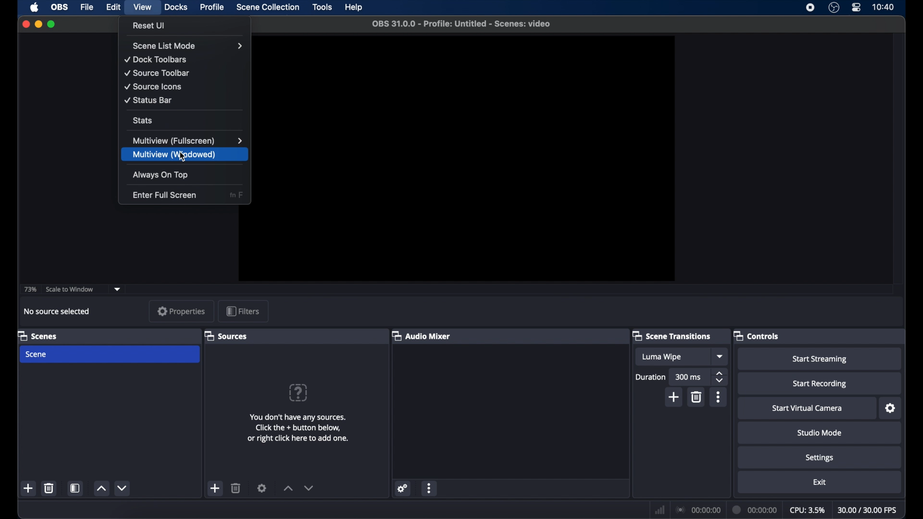 The width and height of the screenshot is (923, 519). Describe the element at coordinates (122, 488) in the screenshot. I see `decrement` at that location.